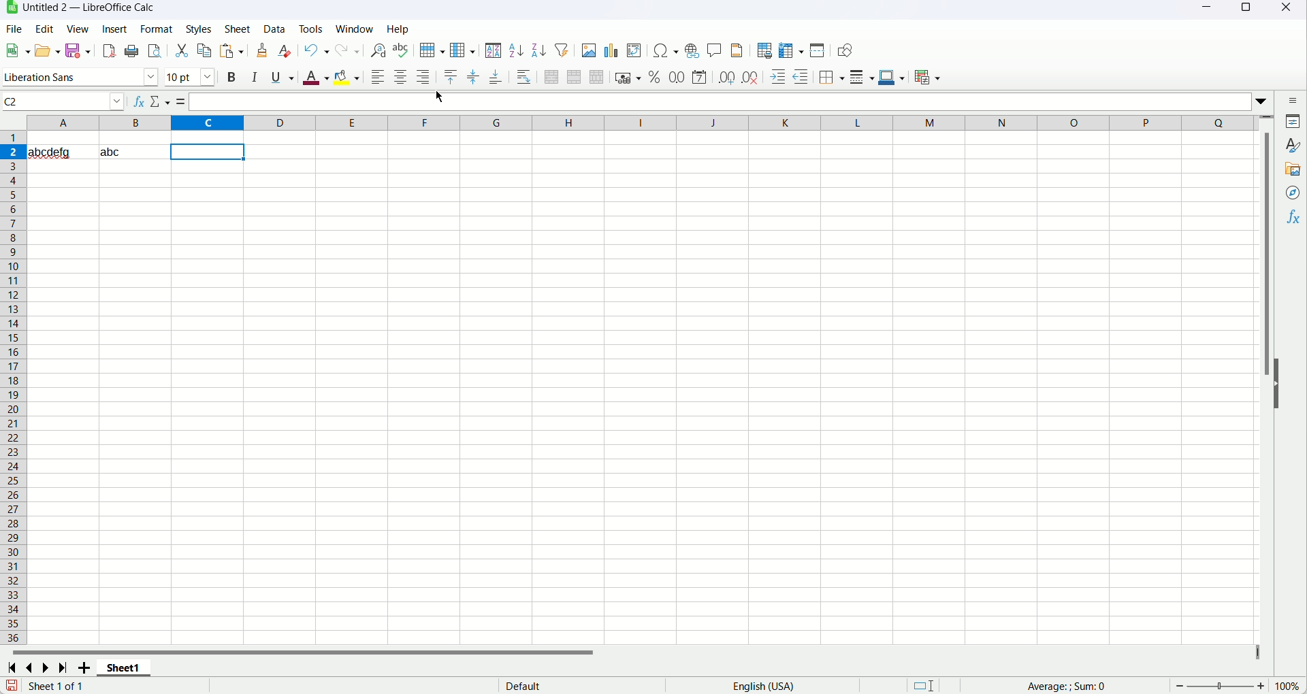 The width and height of the screenshot is (1307, 694). I want to click on insert, so click(118, 29).